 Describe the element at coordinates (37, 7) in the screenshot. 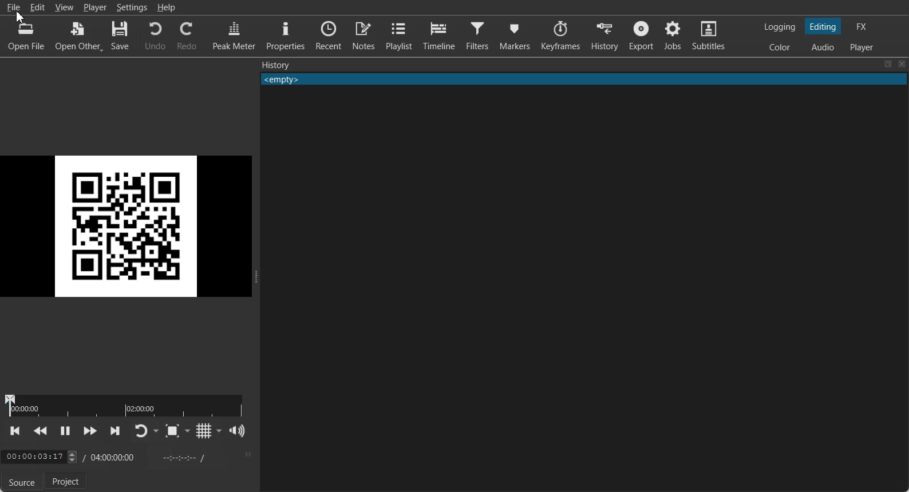

I see `Edit` at that location.